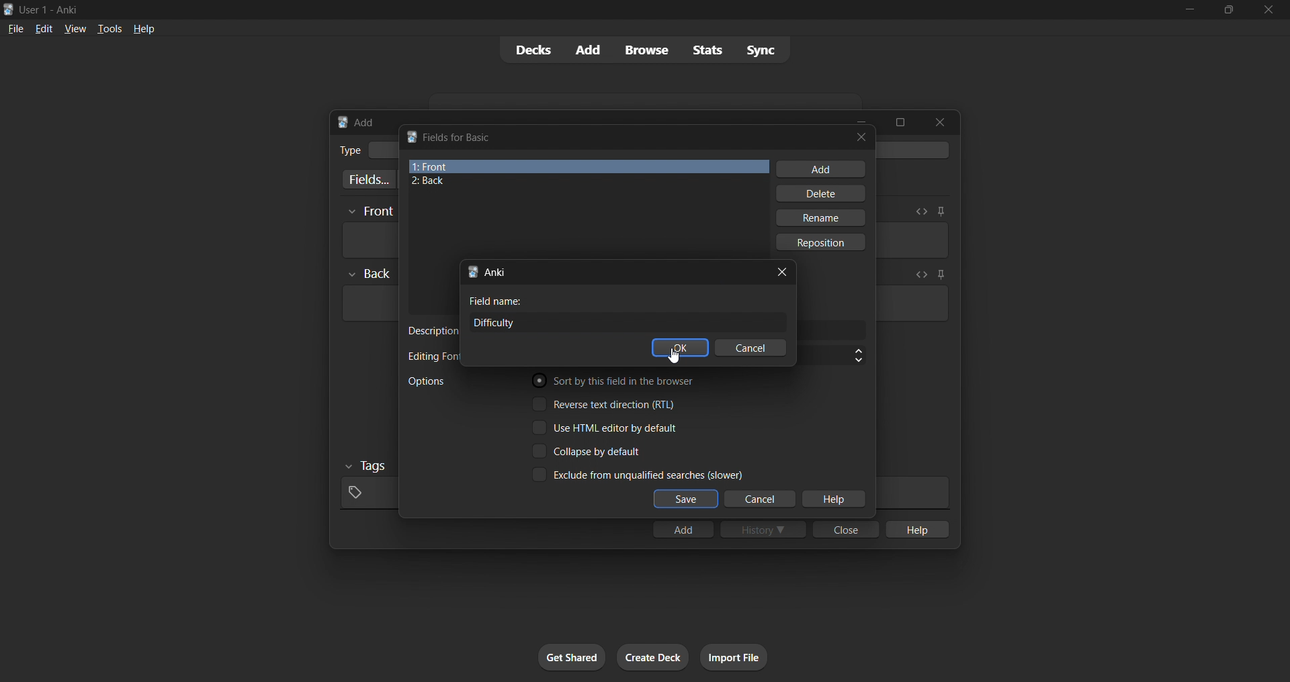  I want to click on close, so click(782, 273).